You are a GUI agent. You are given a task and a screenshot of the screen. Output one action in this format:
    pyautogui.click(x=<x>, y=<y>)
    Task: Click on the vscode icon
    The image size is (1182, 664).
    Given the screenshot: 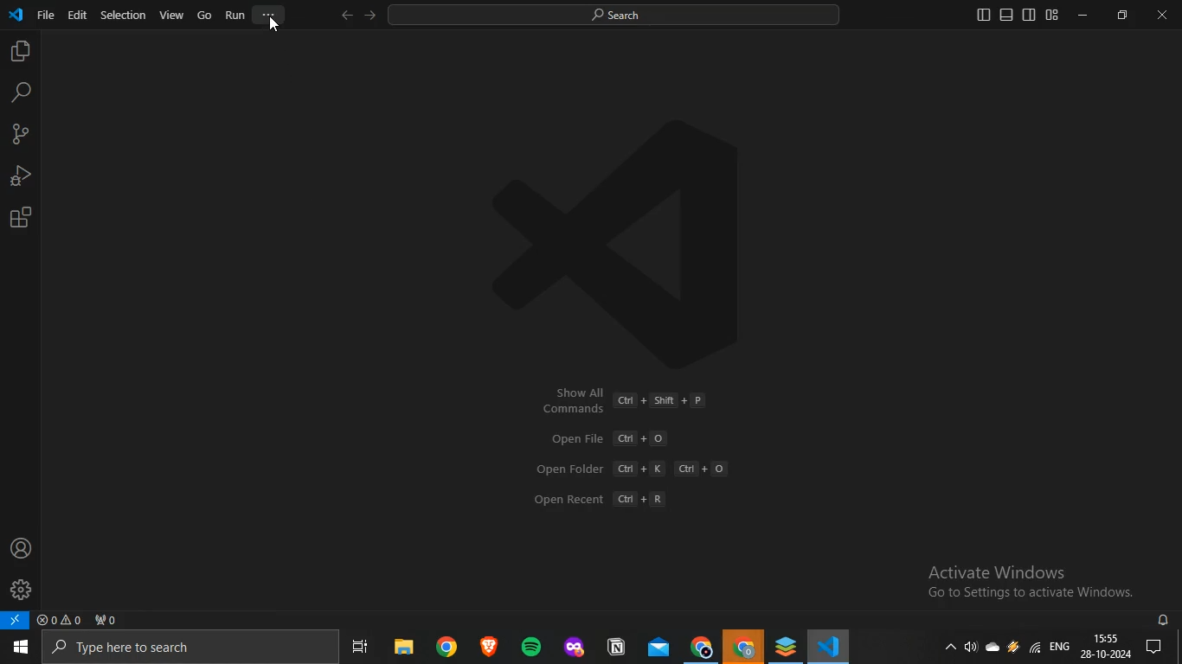 What is the action you would take?
    pyautogui.click(x=16, y=13)
    